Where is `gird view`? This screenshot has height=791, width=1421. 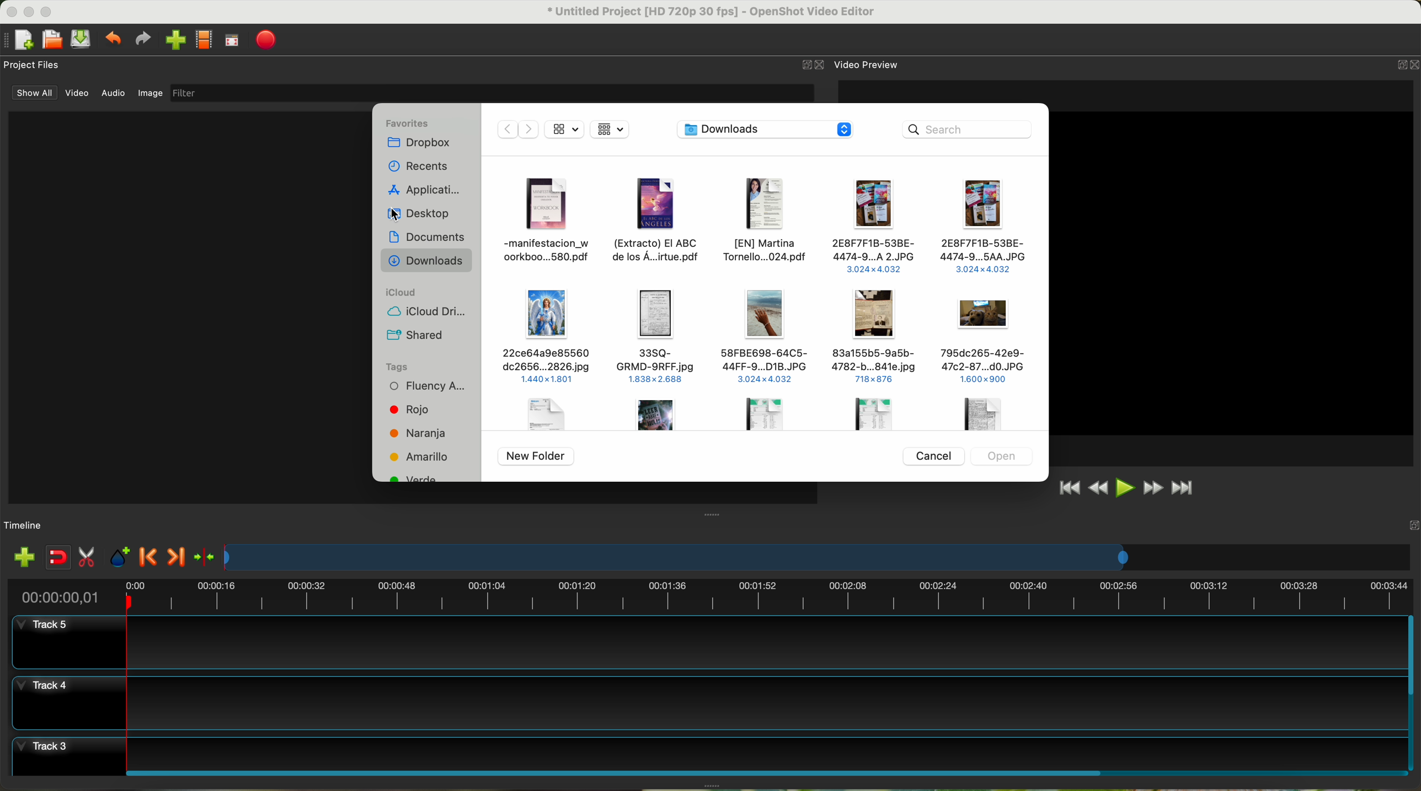 gird view is located at coordinates (565, 128).